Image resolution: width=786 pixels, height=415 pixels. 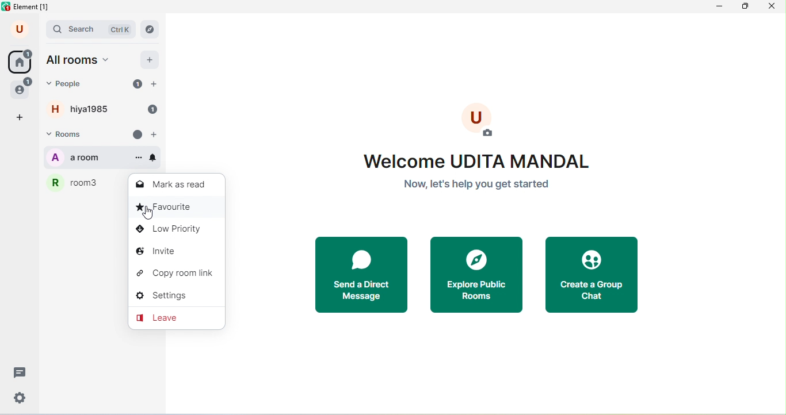 I want to click on leave, so click(x=175, y=318).